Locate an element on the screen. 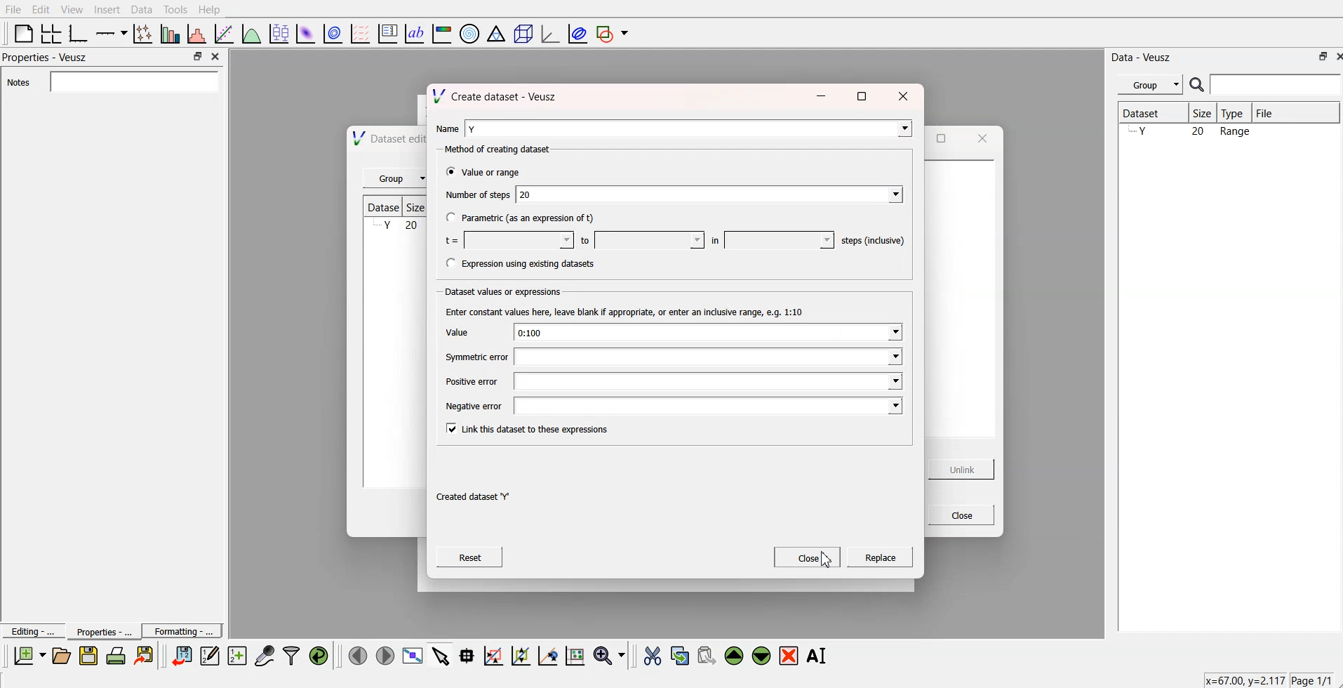 The width and height of the screenshot is (1343, 688). ‘Symmetric error is located at coordinates (467, 357).